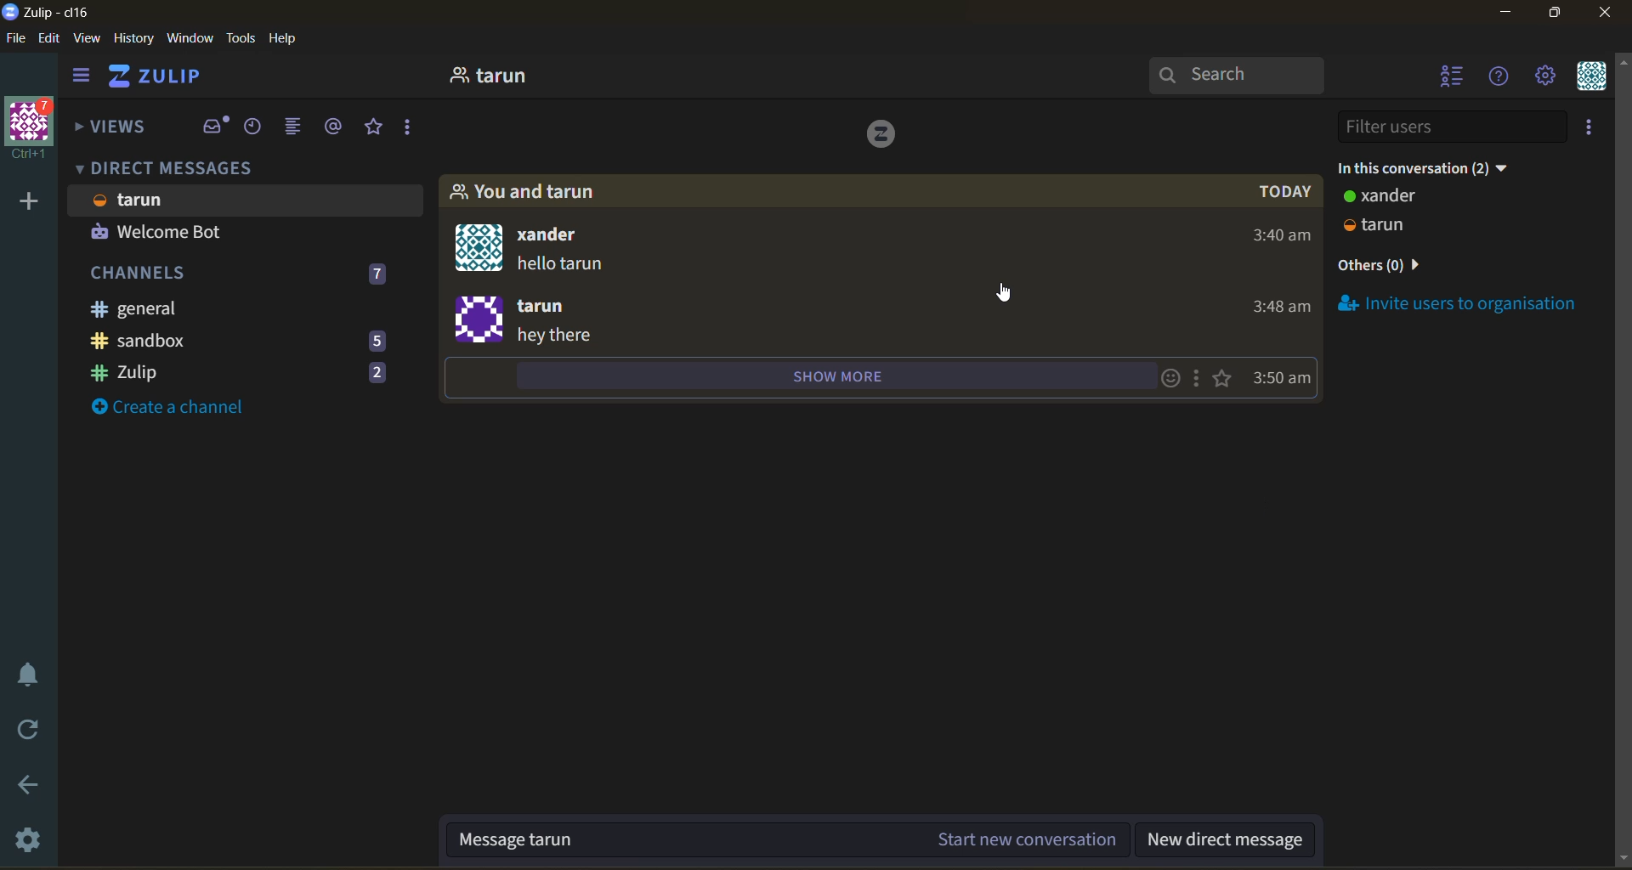 Image resolution: width=1632 pixels, height=870 pixels. What do you see at coordinates (1171, 379) in the screenshot?
I see `add emoji` at bounding box center [1171, 379].